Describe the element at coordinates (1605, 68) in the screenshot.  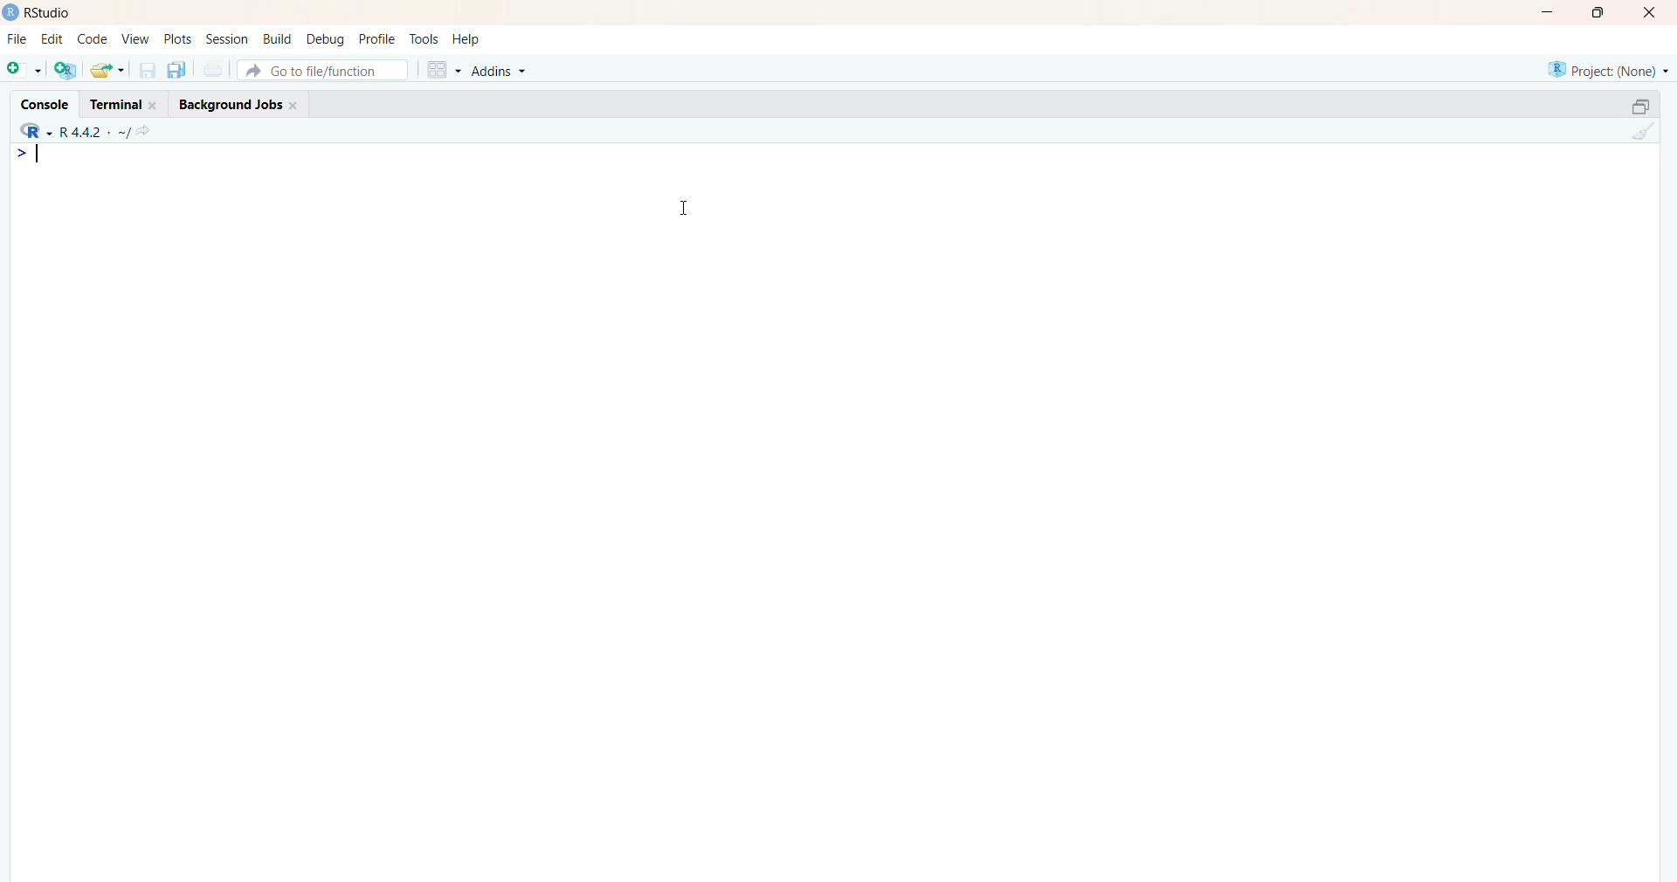
I see `project(none)` at that location.